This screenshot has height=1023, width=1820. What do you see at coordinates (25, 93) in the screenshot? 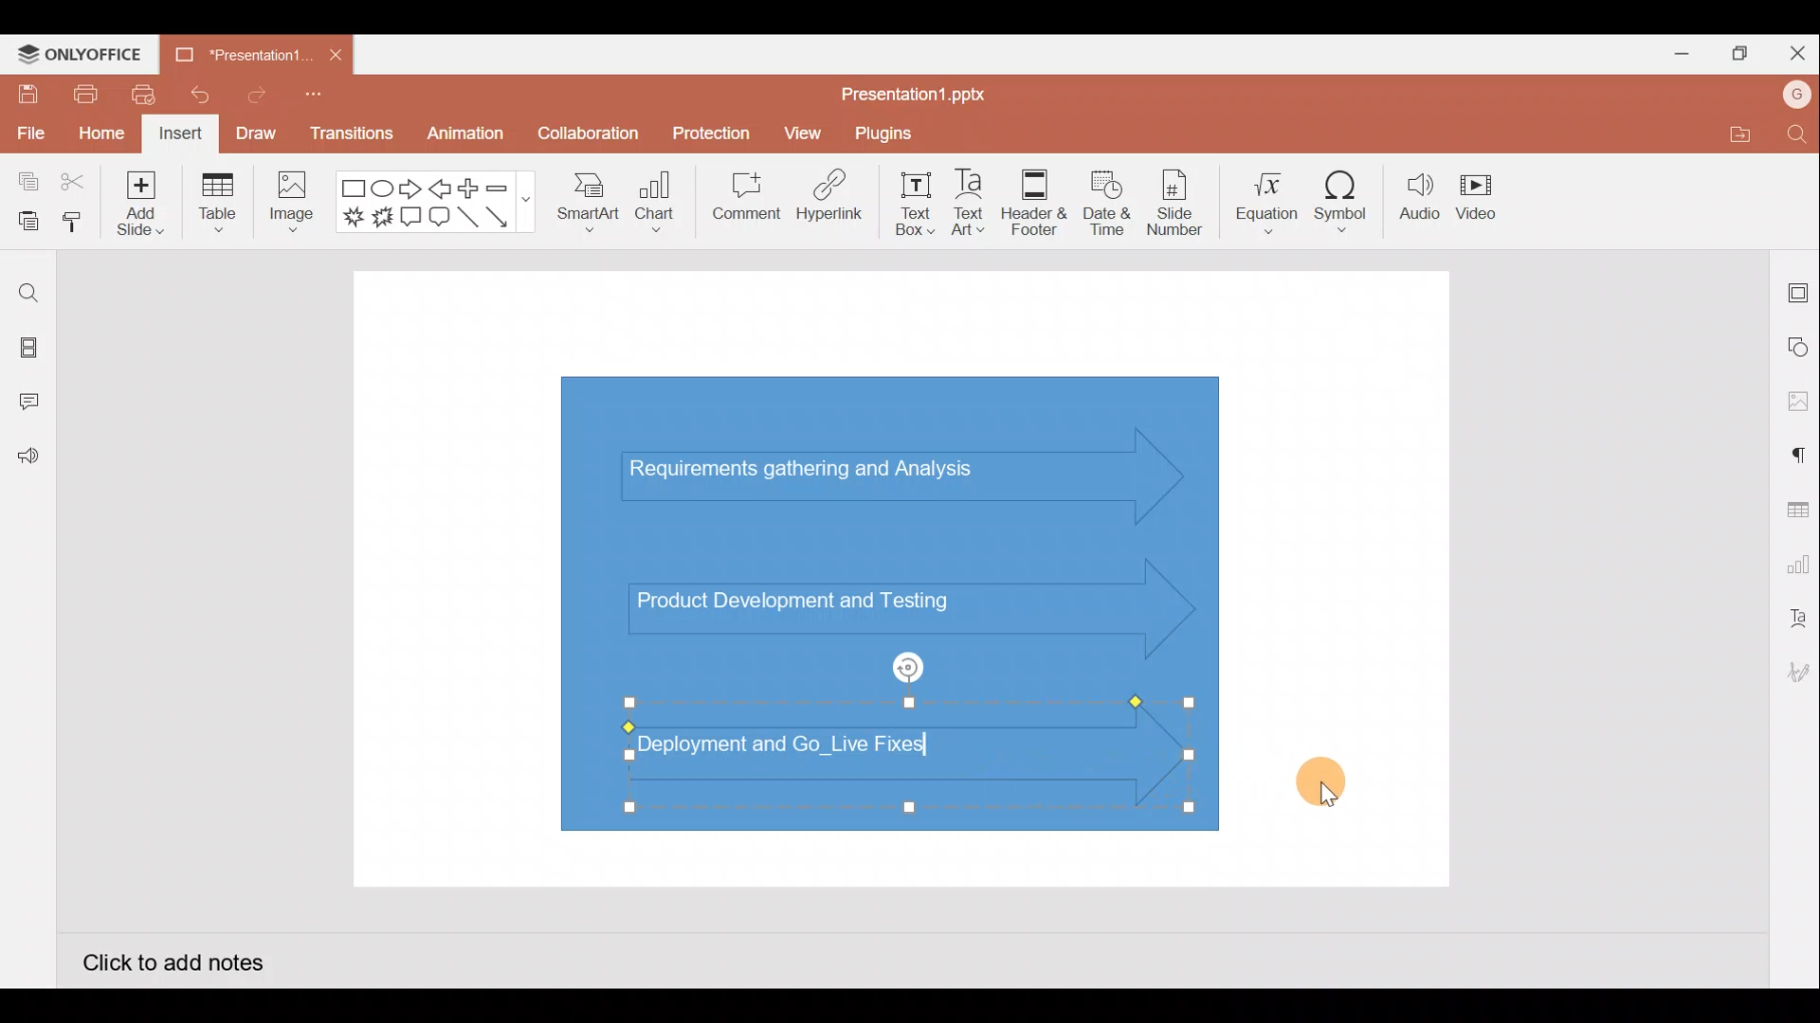
I see `Save` at bounding box center [25, 93].